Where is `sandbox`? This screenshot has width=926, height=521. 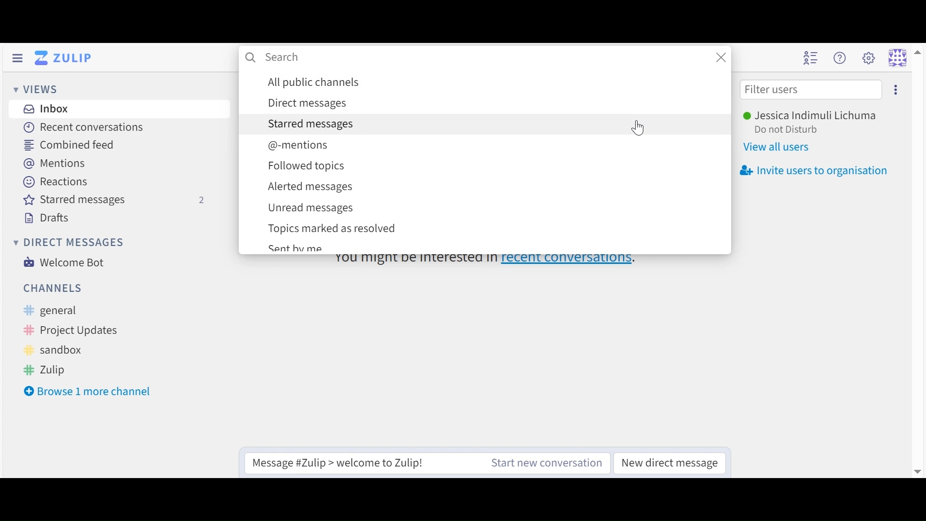 sandbox is located at coordinates (61, 350).